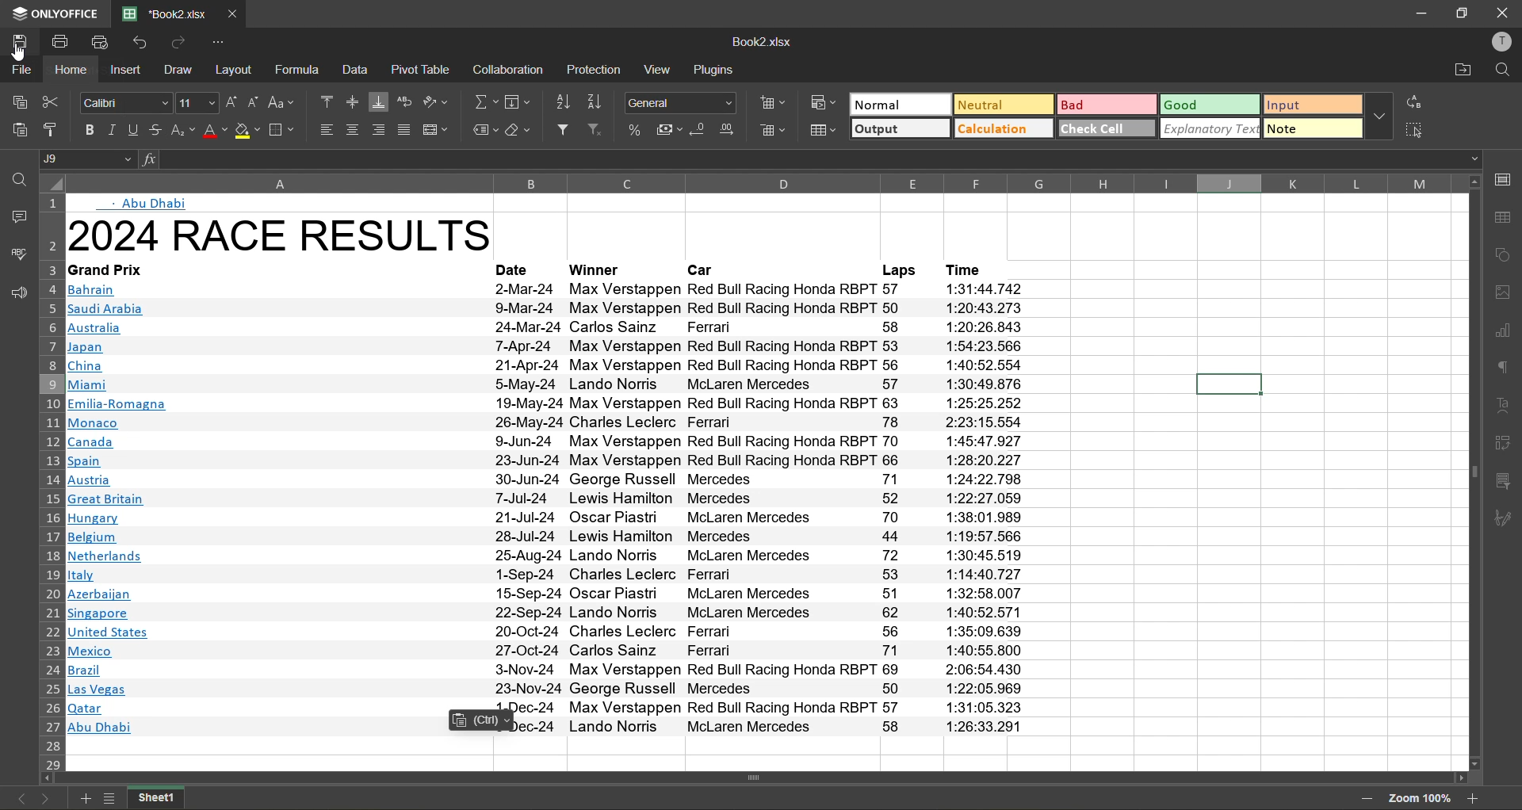  I want to click on delete cells, so click(777, 131).